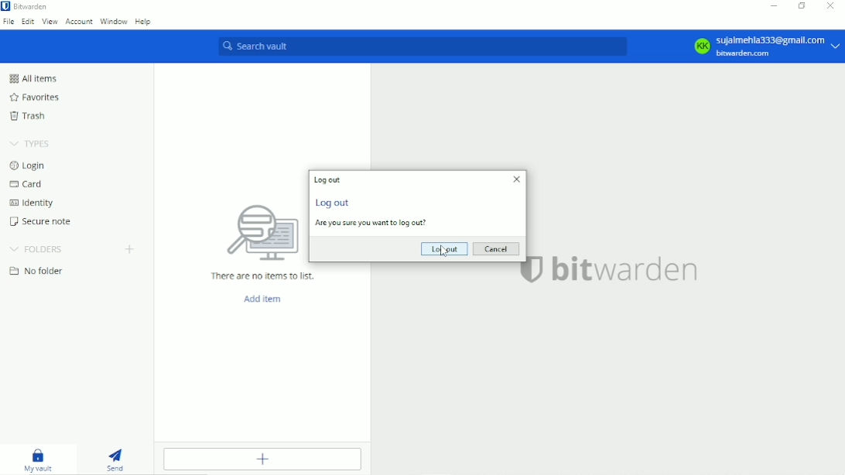 This screenshot has height=475, width=845. Describe the element at coordinates (516, 179) in the screenshot. I see `close` at that location.